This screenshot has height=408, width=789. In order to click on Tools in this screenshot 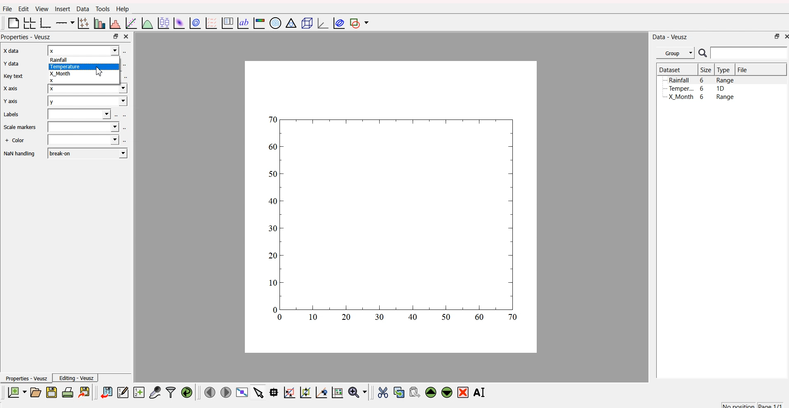, I will do `click(102, 8)`.